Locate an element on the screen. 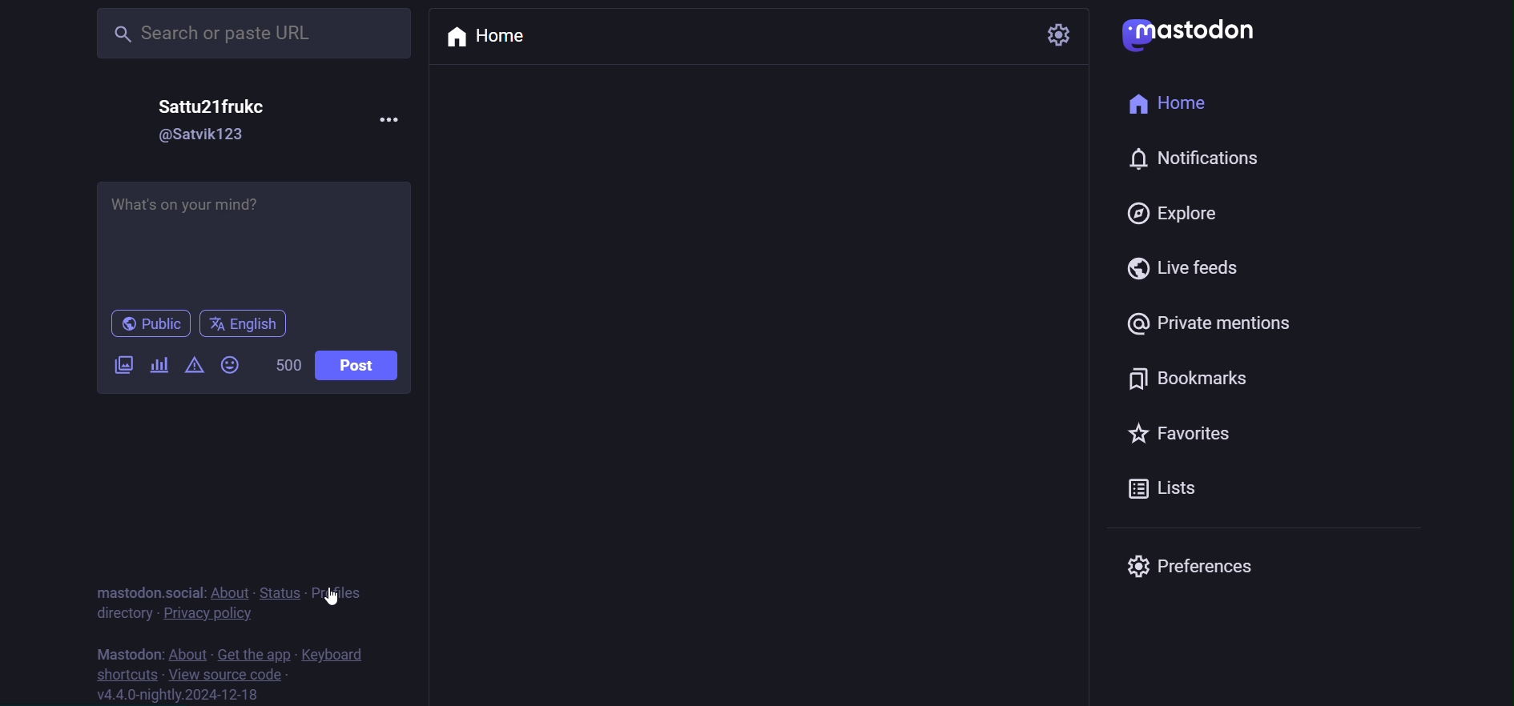  mastodon is located at coordinates (127, 652).